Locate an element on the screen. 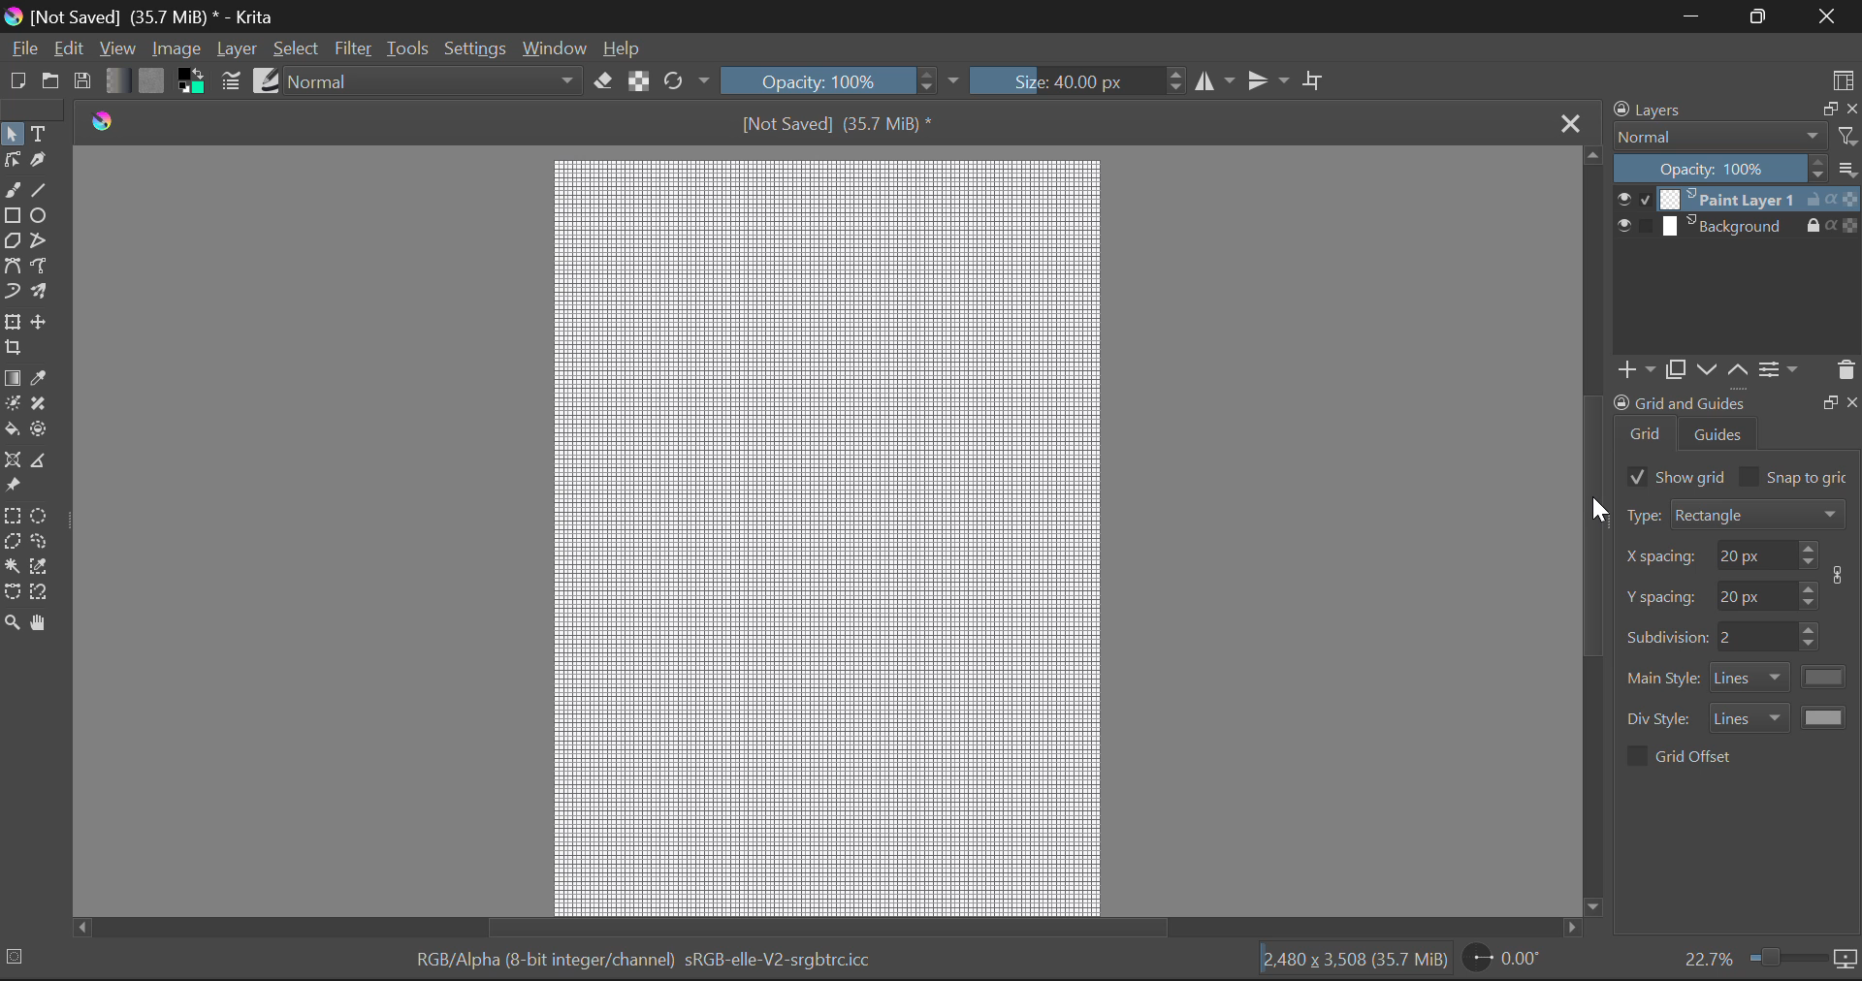 This screenshot has width=1862, height=981. Minimize is located at coordinates (1765, 16).